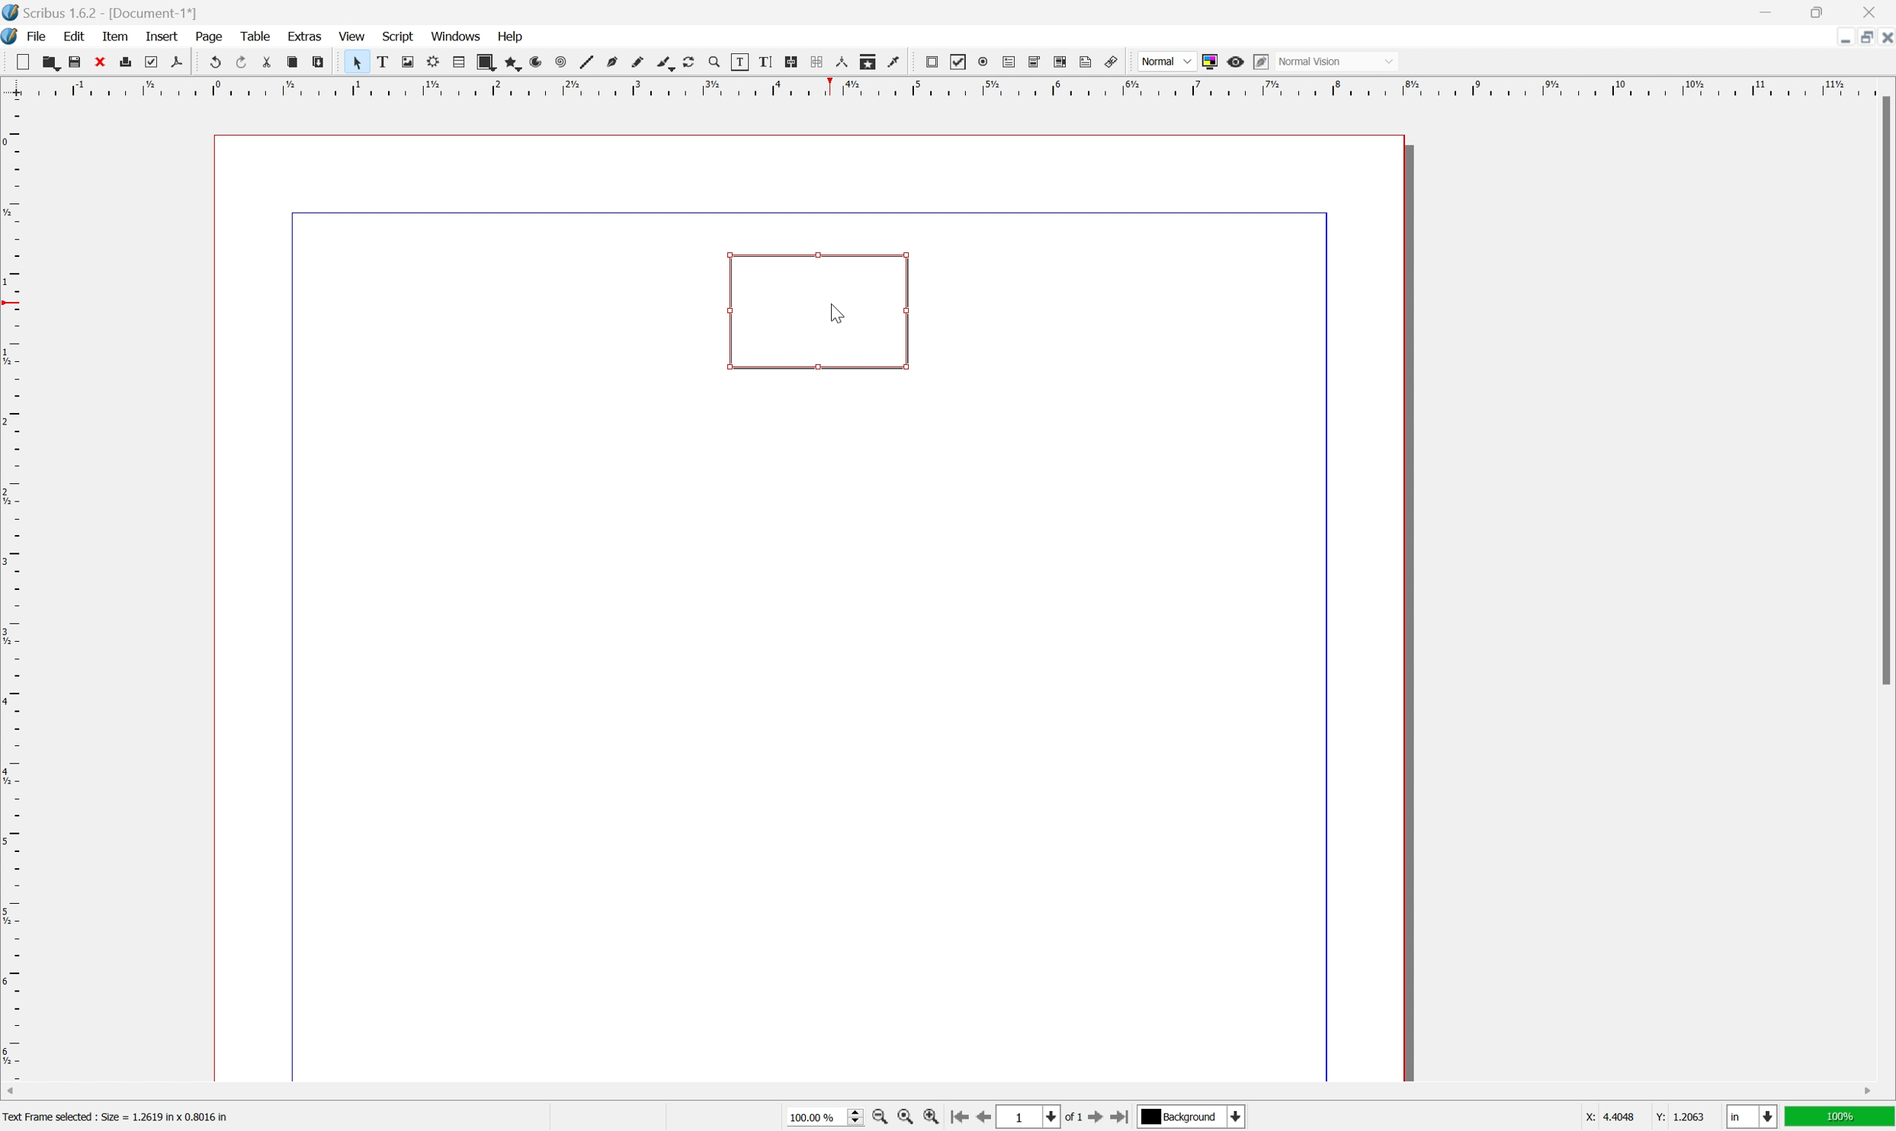 This screenshot has width=1896, height=1131. Describe the element at coordinates (457, 62) in the screenshot. I see `table` at that location.